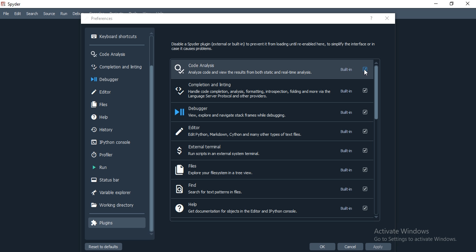 The height and width of the screenshot is (252, 476). I want to click on editor, so click(273, 130).